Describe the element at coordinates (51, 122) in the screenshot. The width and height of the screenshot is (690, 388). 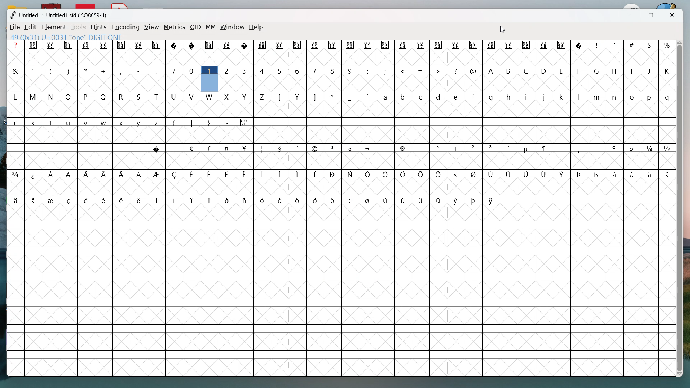
I see `t` at that location.